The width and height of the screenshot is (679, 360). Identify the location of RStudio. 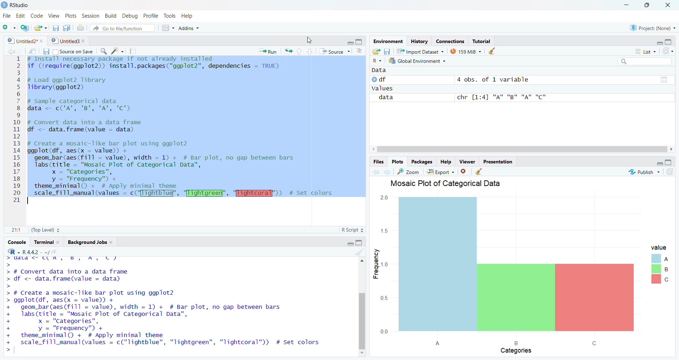
(17, 5).